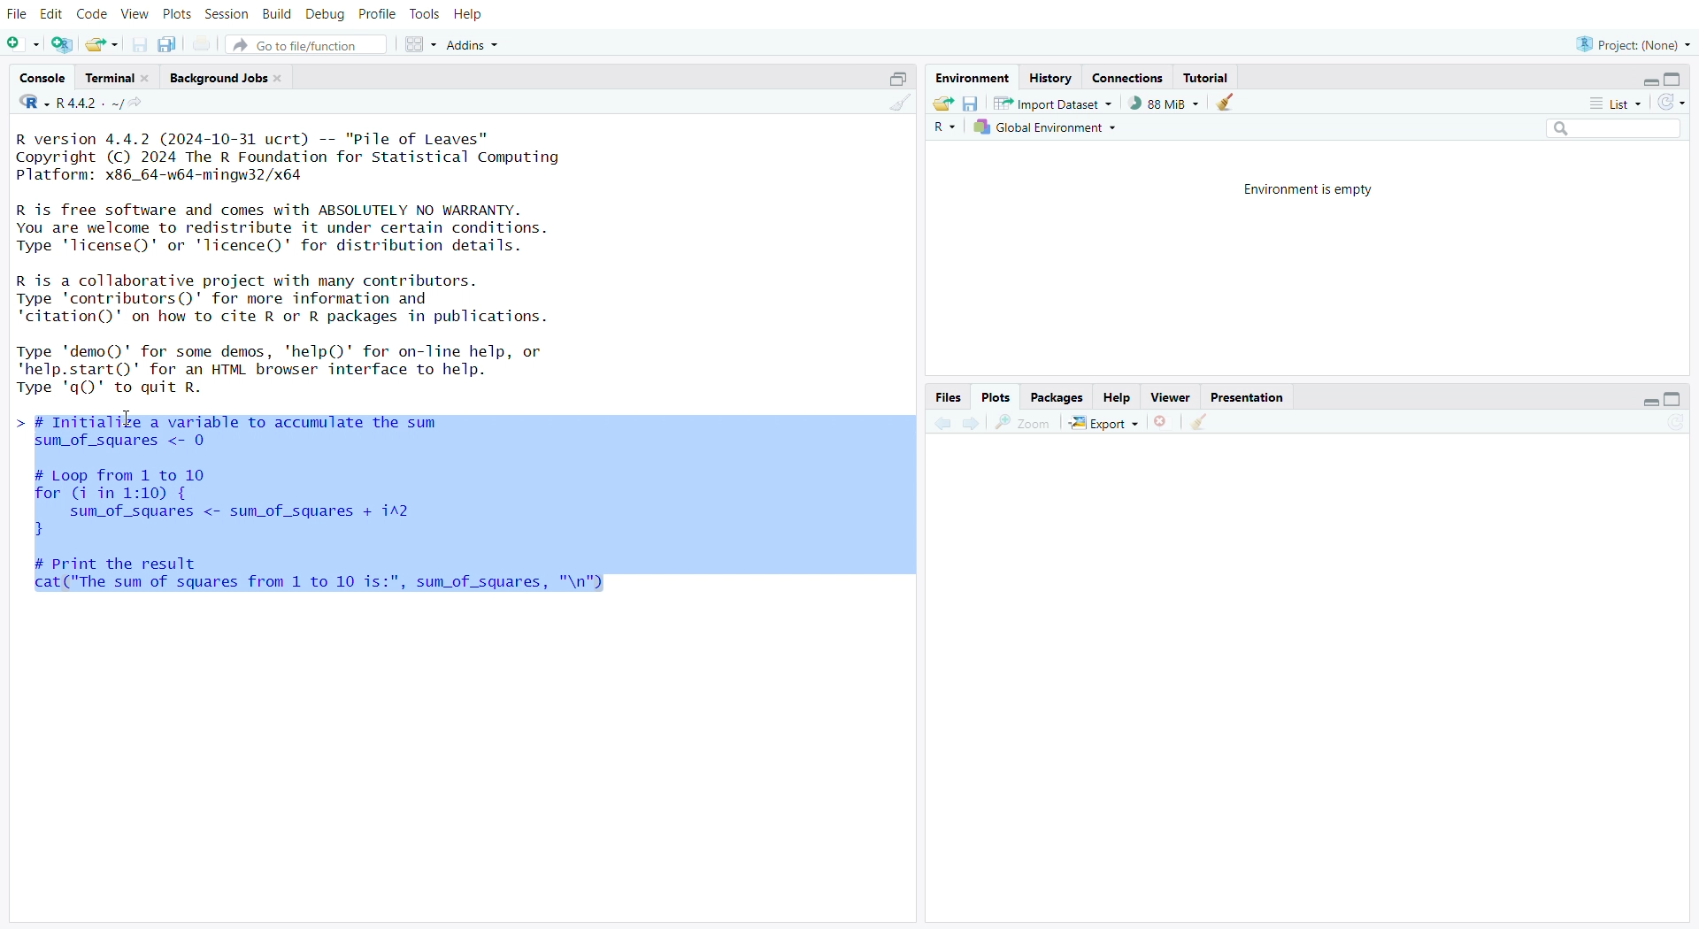 The width and height of the screenshot is (1699, 929). What do you see at coordinates (999, 396) in the screenshot?
I see `plots` at bounding box center [999, 396].